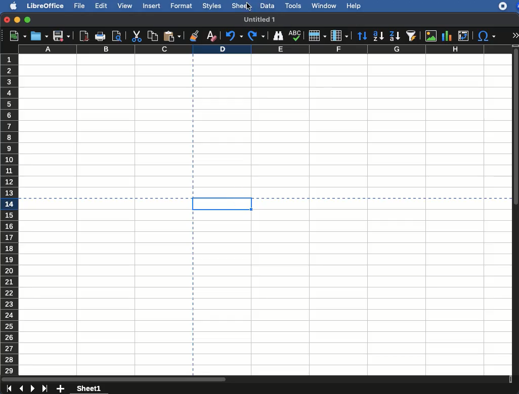 The height and width of the screenshot is (394, 519). Describe the element at coordinates (62, 36) in the screenshot. I see `save` at that location.